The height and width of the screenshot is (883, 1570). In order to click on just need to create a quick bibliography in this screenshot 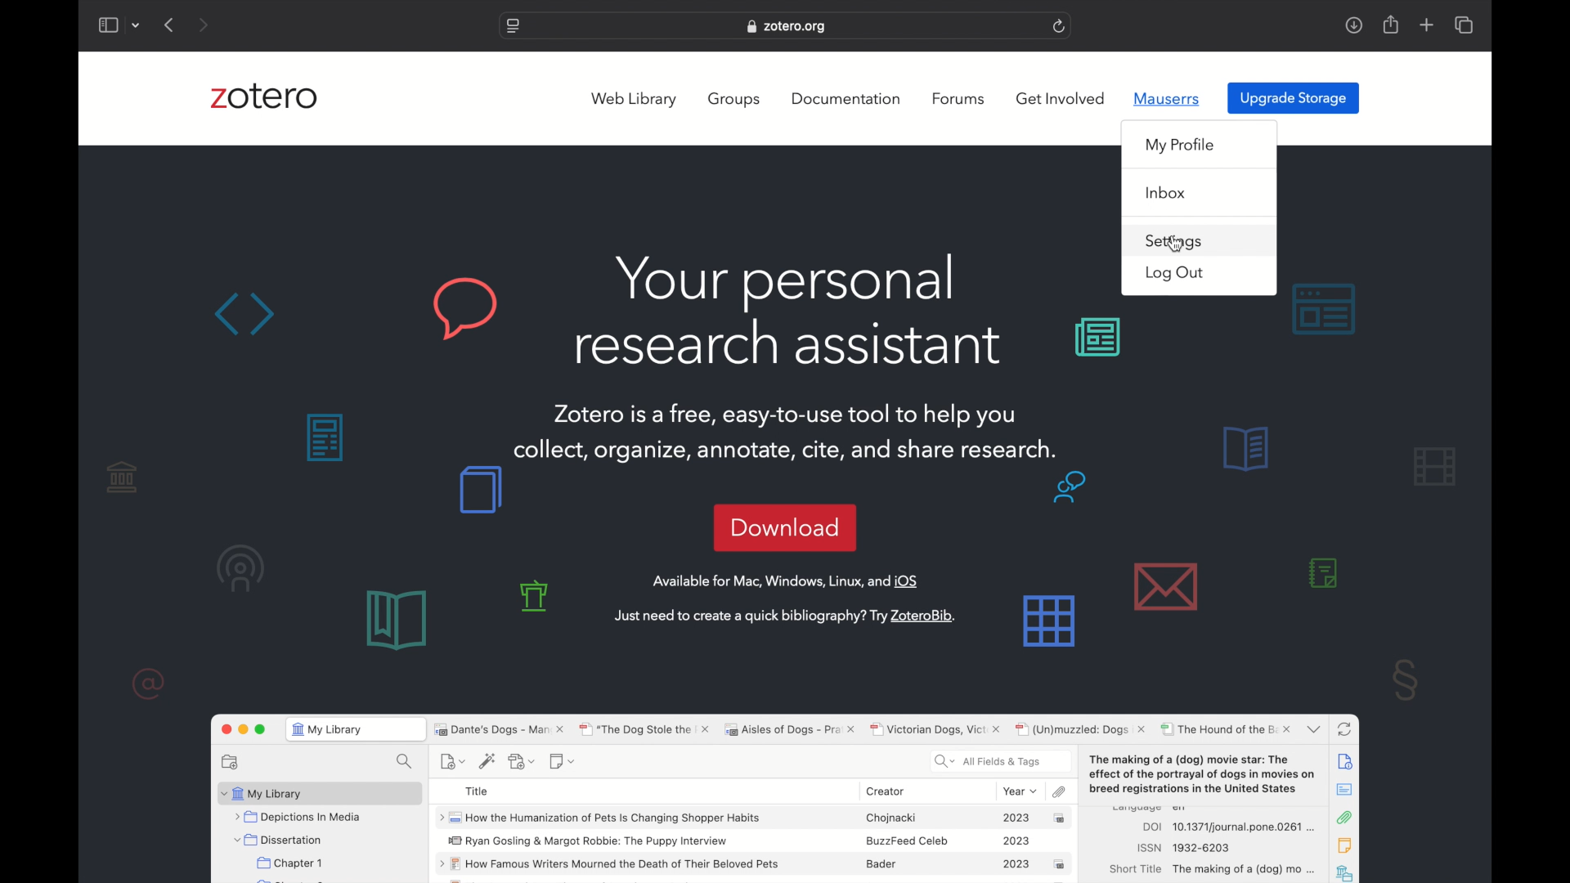, I will do `click(787, 615)`.